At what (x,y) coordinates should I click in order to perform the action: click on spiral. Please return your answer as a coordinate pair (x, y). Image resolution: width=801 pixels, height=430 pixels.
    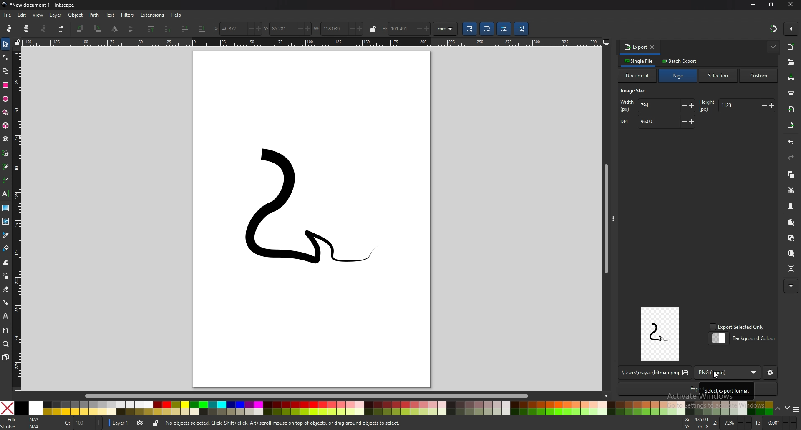
    Looking at the image, I should click on (6, 139).